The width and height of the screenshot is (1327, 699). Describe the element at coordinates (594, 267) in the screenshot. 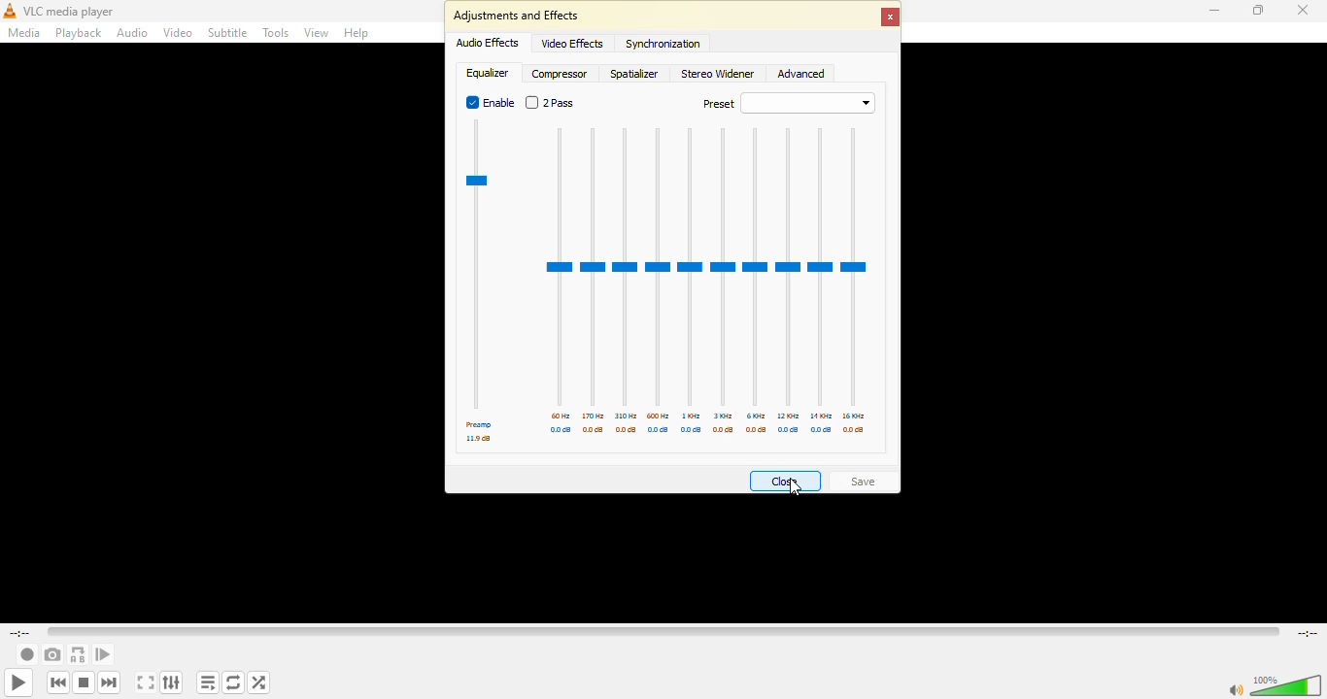

I see `adjustor` at that location.